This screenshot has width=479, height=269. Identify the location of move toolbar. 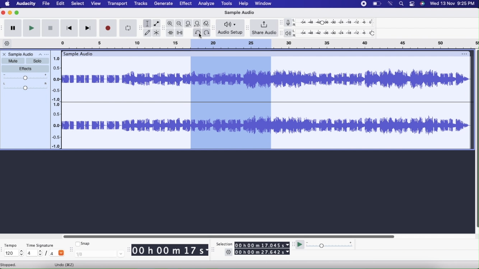
(140, 28).